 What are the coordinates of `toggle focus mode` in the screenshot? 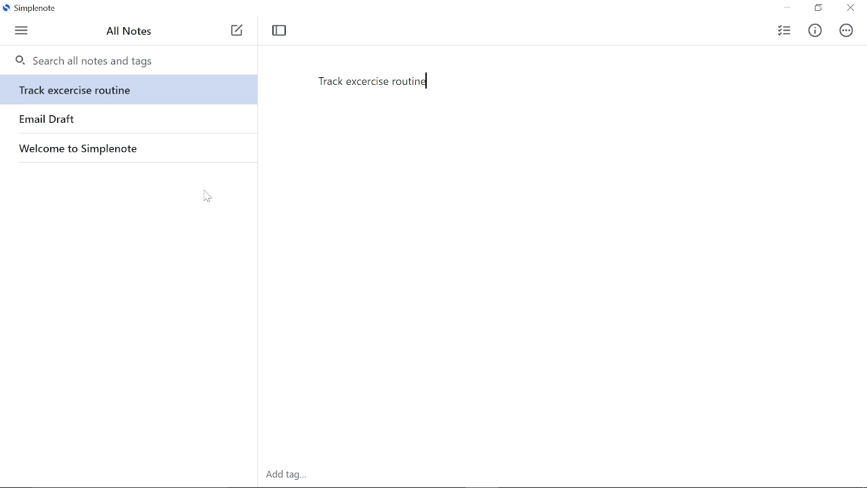 It's located at (280, 30).